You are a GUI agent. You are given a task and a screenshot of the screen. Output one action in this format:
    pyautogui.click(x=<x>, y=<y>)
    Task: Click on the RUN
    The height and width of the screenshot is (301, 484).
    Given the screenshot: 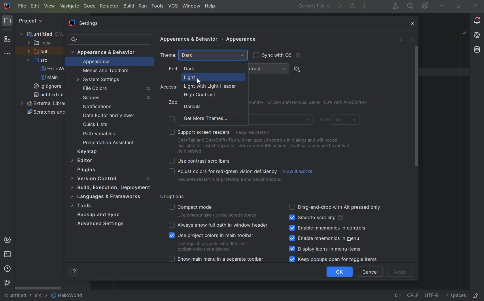 What is the action you would take?
    pyautogui.click(x=339, y=6)
    